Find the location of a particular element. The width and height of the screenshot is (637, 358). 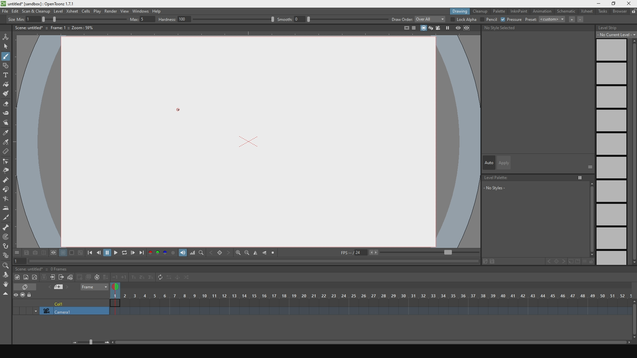

align vertically is located at coordinates (256, 253).